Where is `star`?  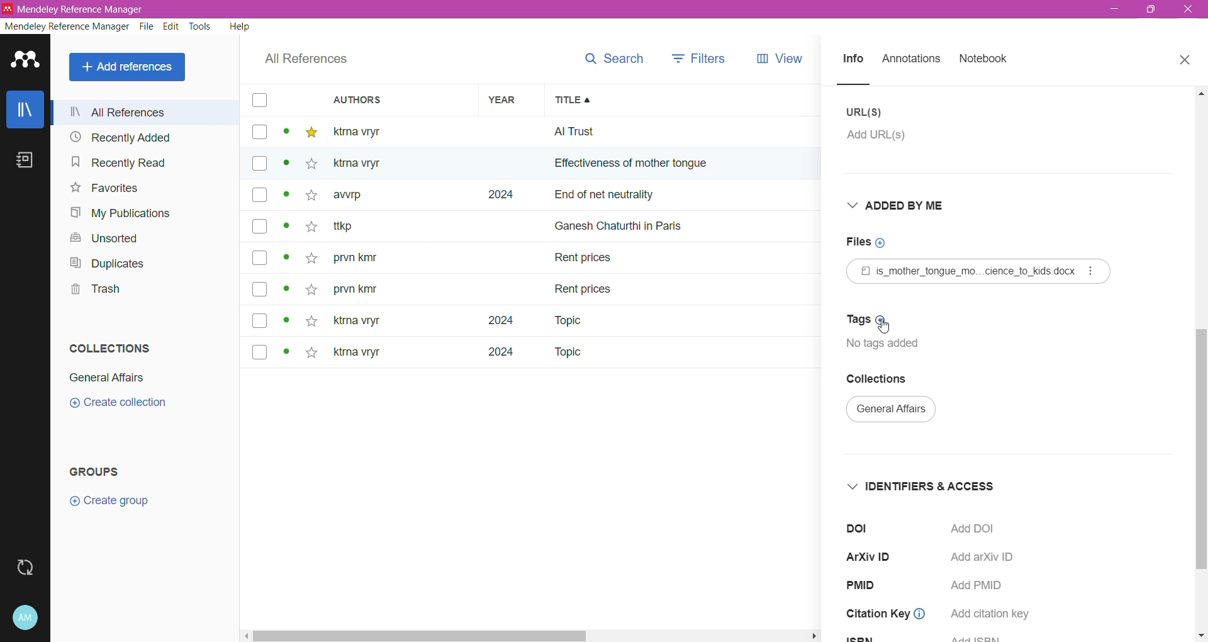
star is located at coordinates (311, 354).